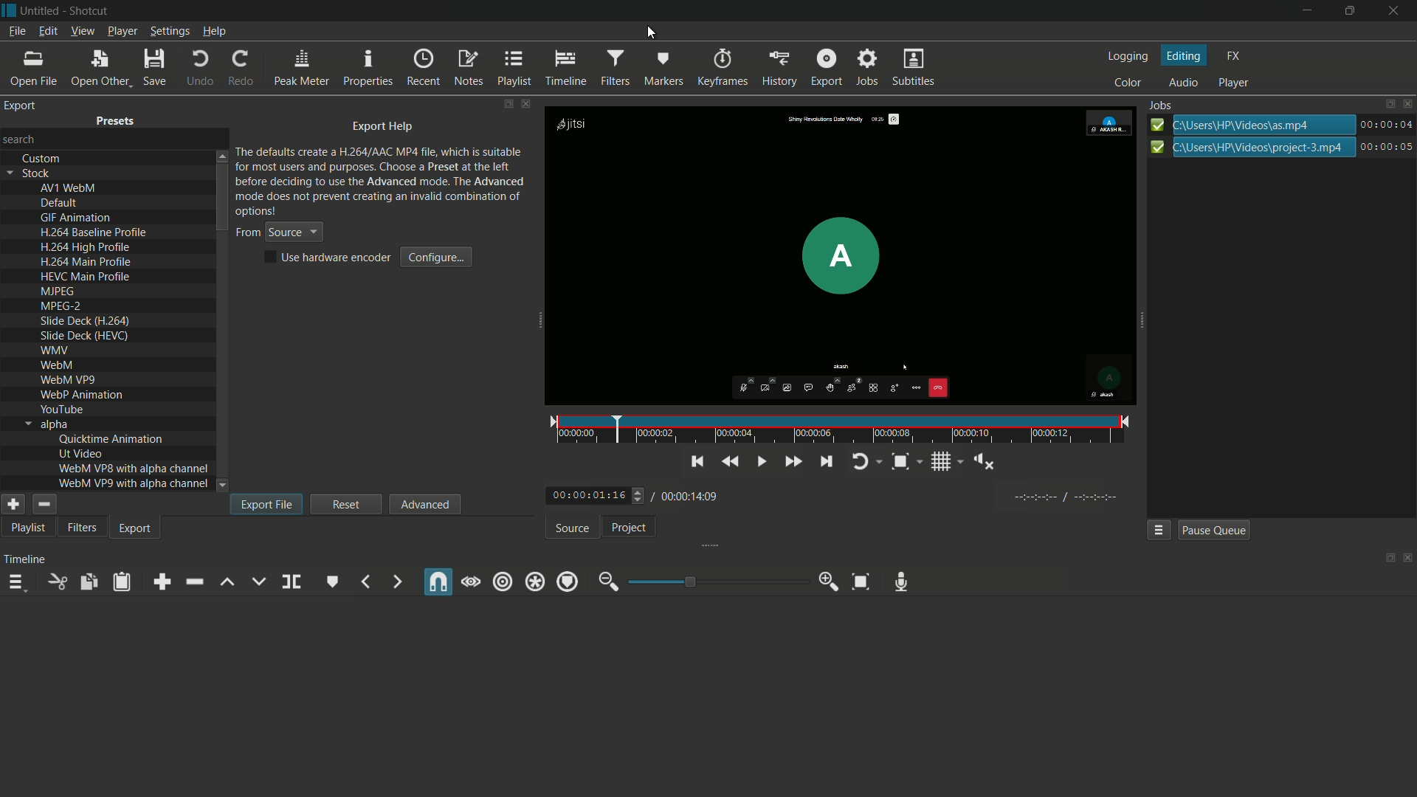 This screenshot has width=1417, height=797. I want to click on toggle zoom, so click(903, 459).